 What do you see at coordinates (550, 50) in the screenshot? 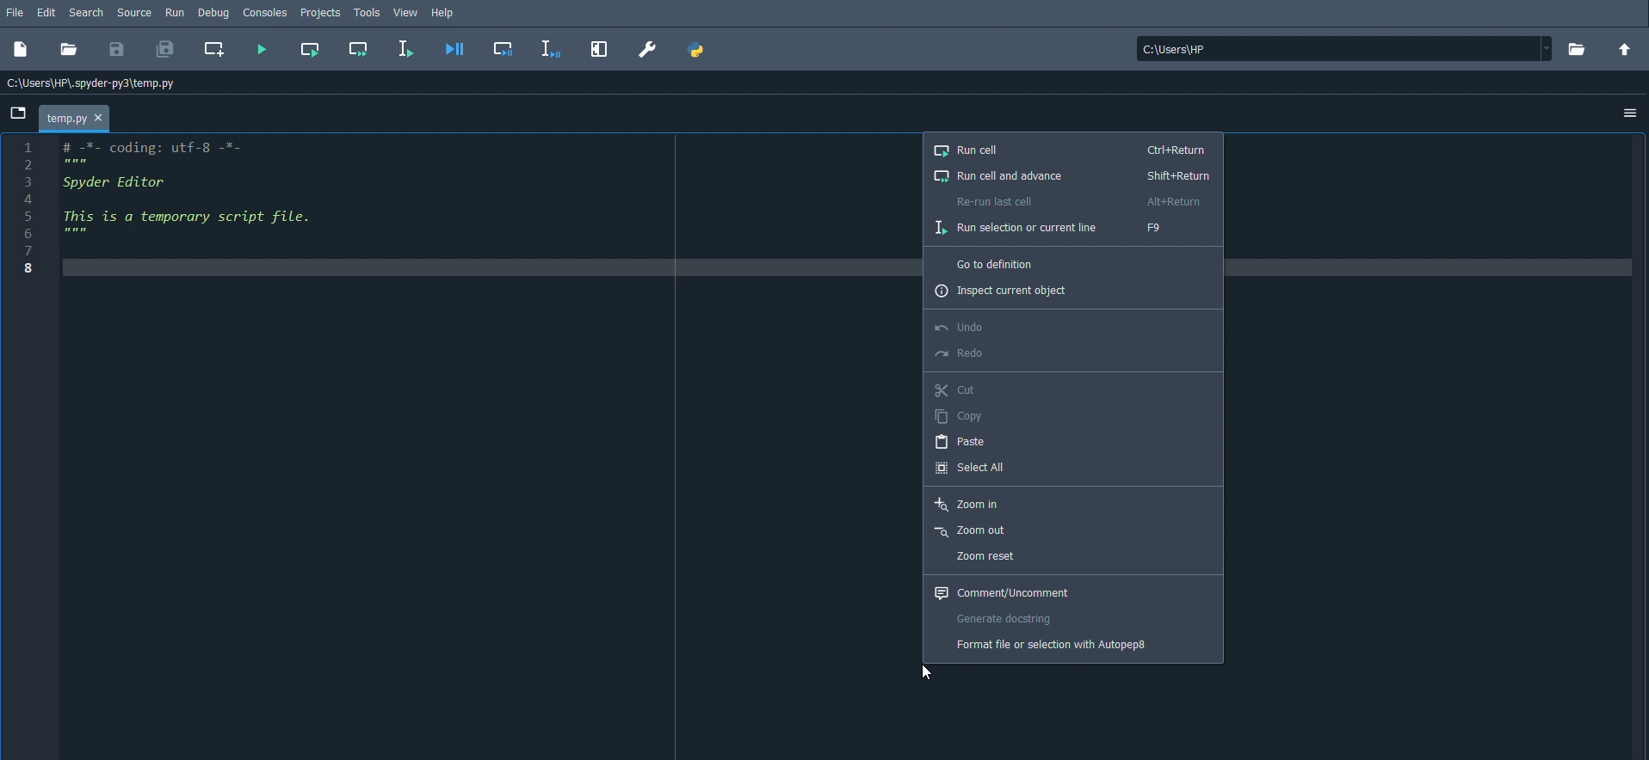
I see `Debug selection or current line` at bounding box center [550, 50].